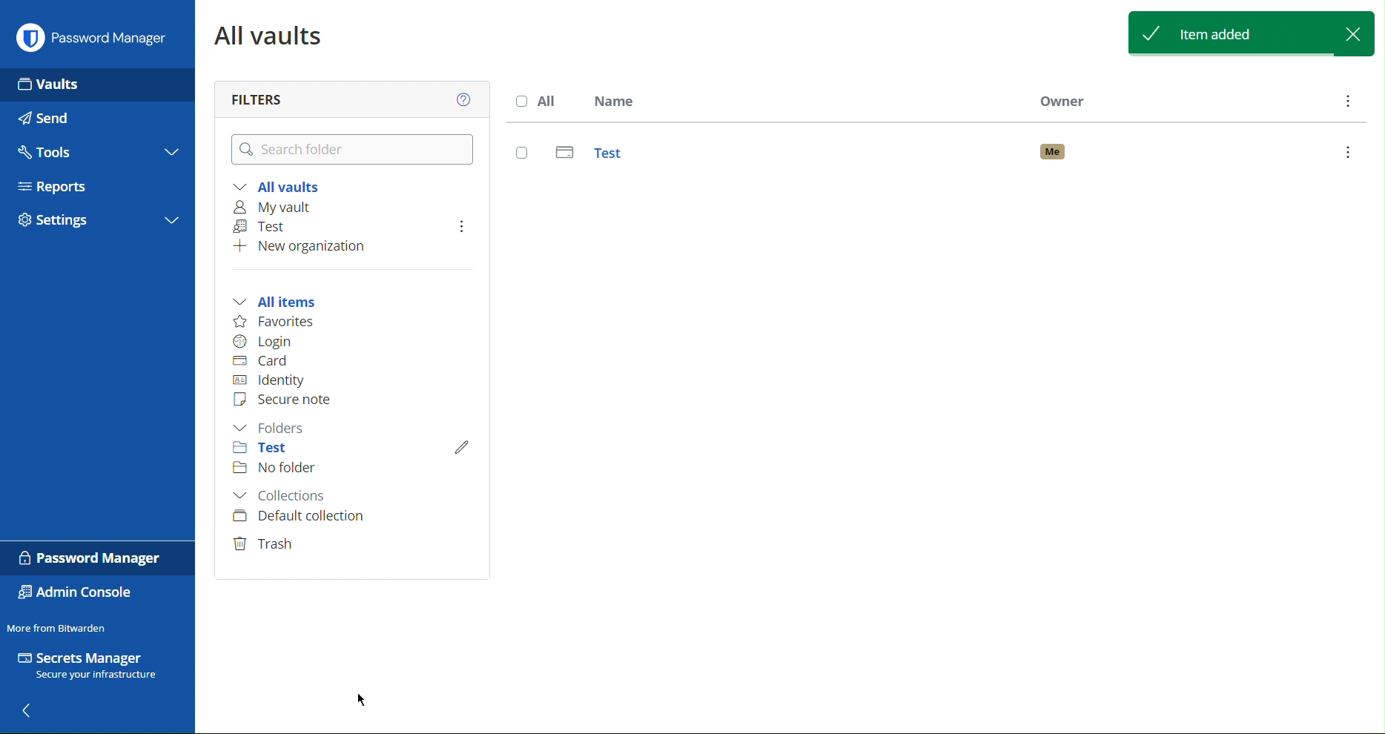 This screenshot has height=734, width=1385. Describe the element at coordinates (291, 403) in the screenshot. I see `Secure note` at that location.